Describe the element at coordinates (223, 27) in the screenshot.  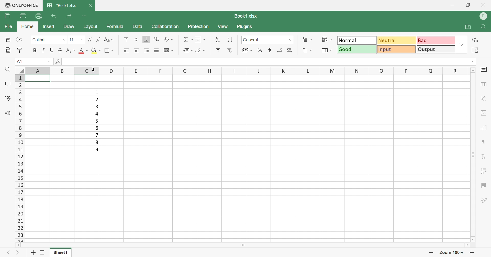
I see `View` at that location.